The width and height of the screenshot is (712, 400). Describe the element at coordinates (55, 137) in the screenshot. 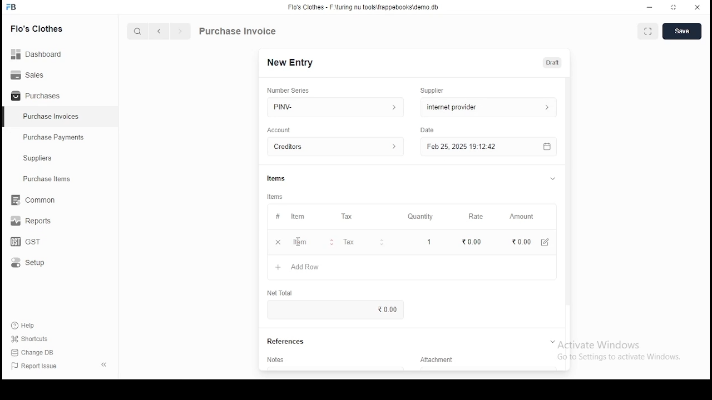

I see `‘Purchase Payments` at that location.